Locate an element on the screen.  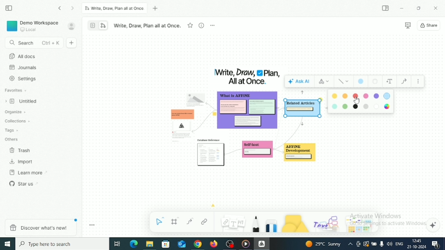
Close is located at coordinates (436, 8).